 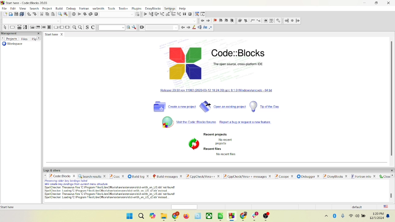 What do you see at coordinates (206, 27) in the screenshot?
I see `case match` at bounding box center [206, 27].